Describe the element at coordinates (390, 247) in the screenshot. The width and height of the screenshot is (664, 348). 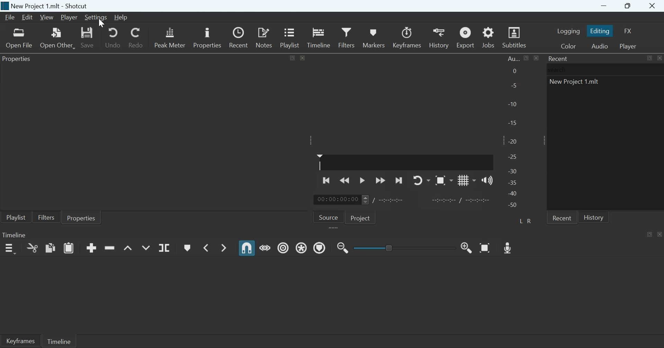
I see `Toggle` at that location.